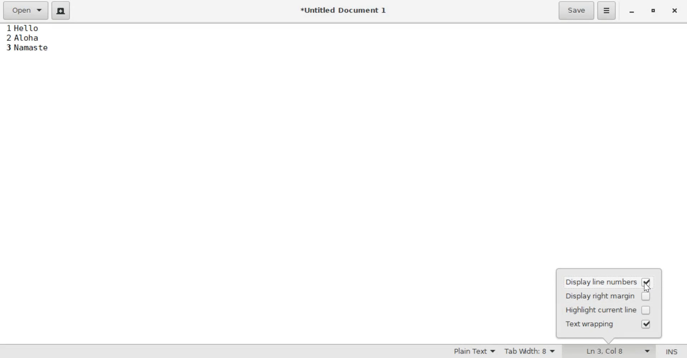  What do you see at coordinates (26, 10) in the screenshot?
I see `Open` at bounding box center [26, 10].